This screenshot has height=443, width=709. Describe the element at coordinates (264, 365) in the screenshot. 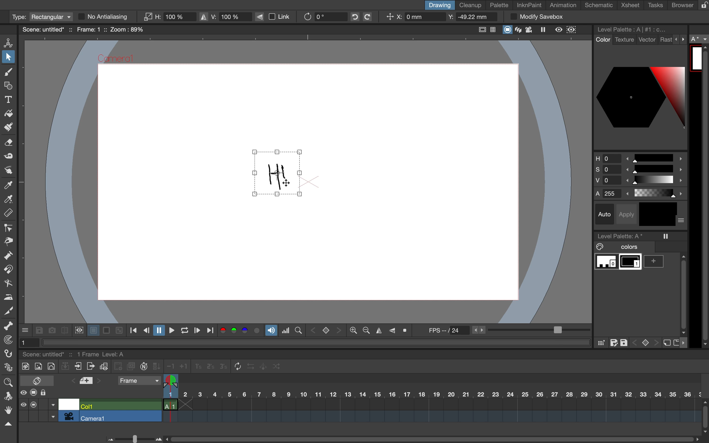

I see `swing` at that location.